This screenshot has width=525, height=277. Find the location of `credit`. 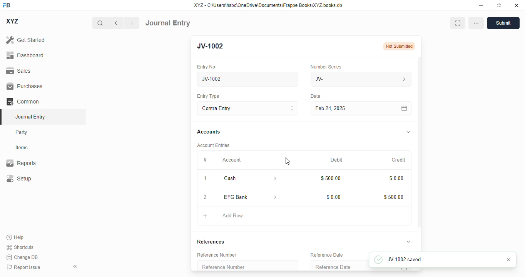

credit is located at coordinates (399, 160).